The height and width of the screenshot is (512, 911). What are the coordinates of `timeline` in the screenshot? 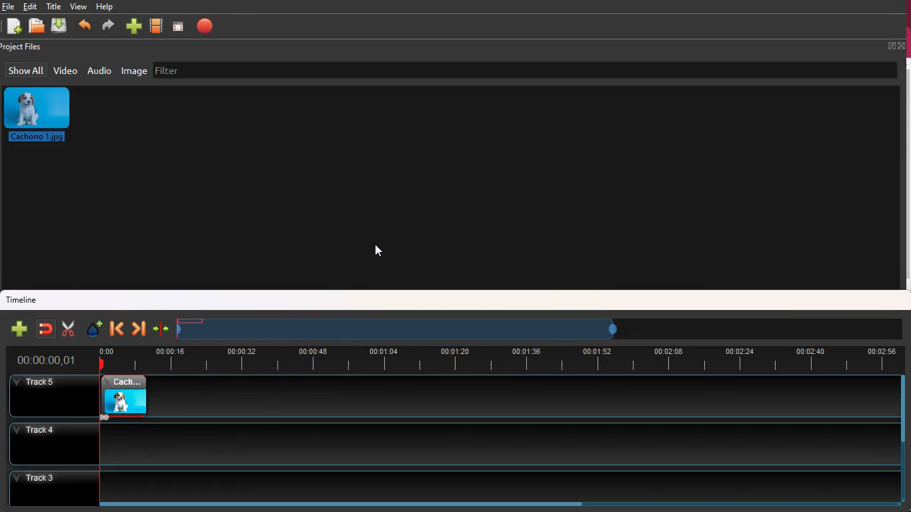 It's located at (24, 299).